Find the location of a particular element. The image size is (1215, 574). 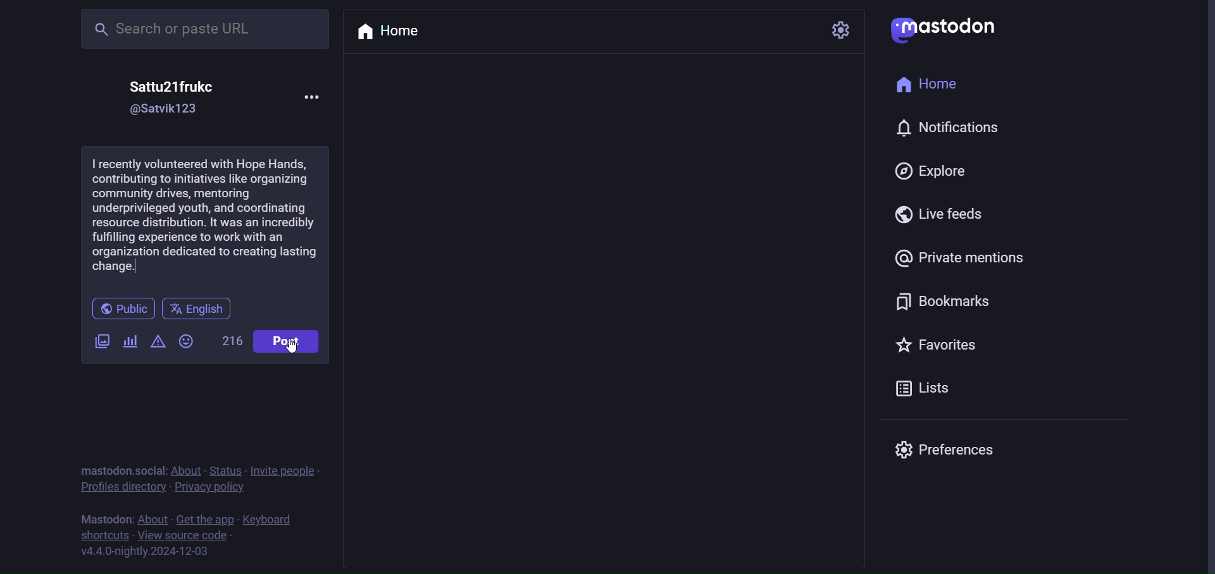

home is located at coordinates (387, 32).